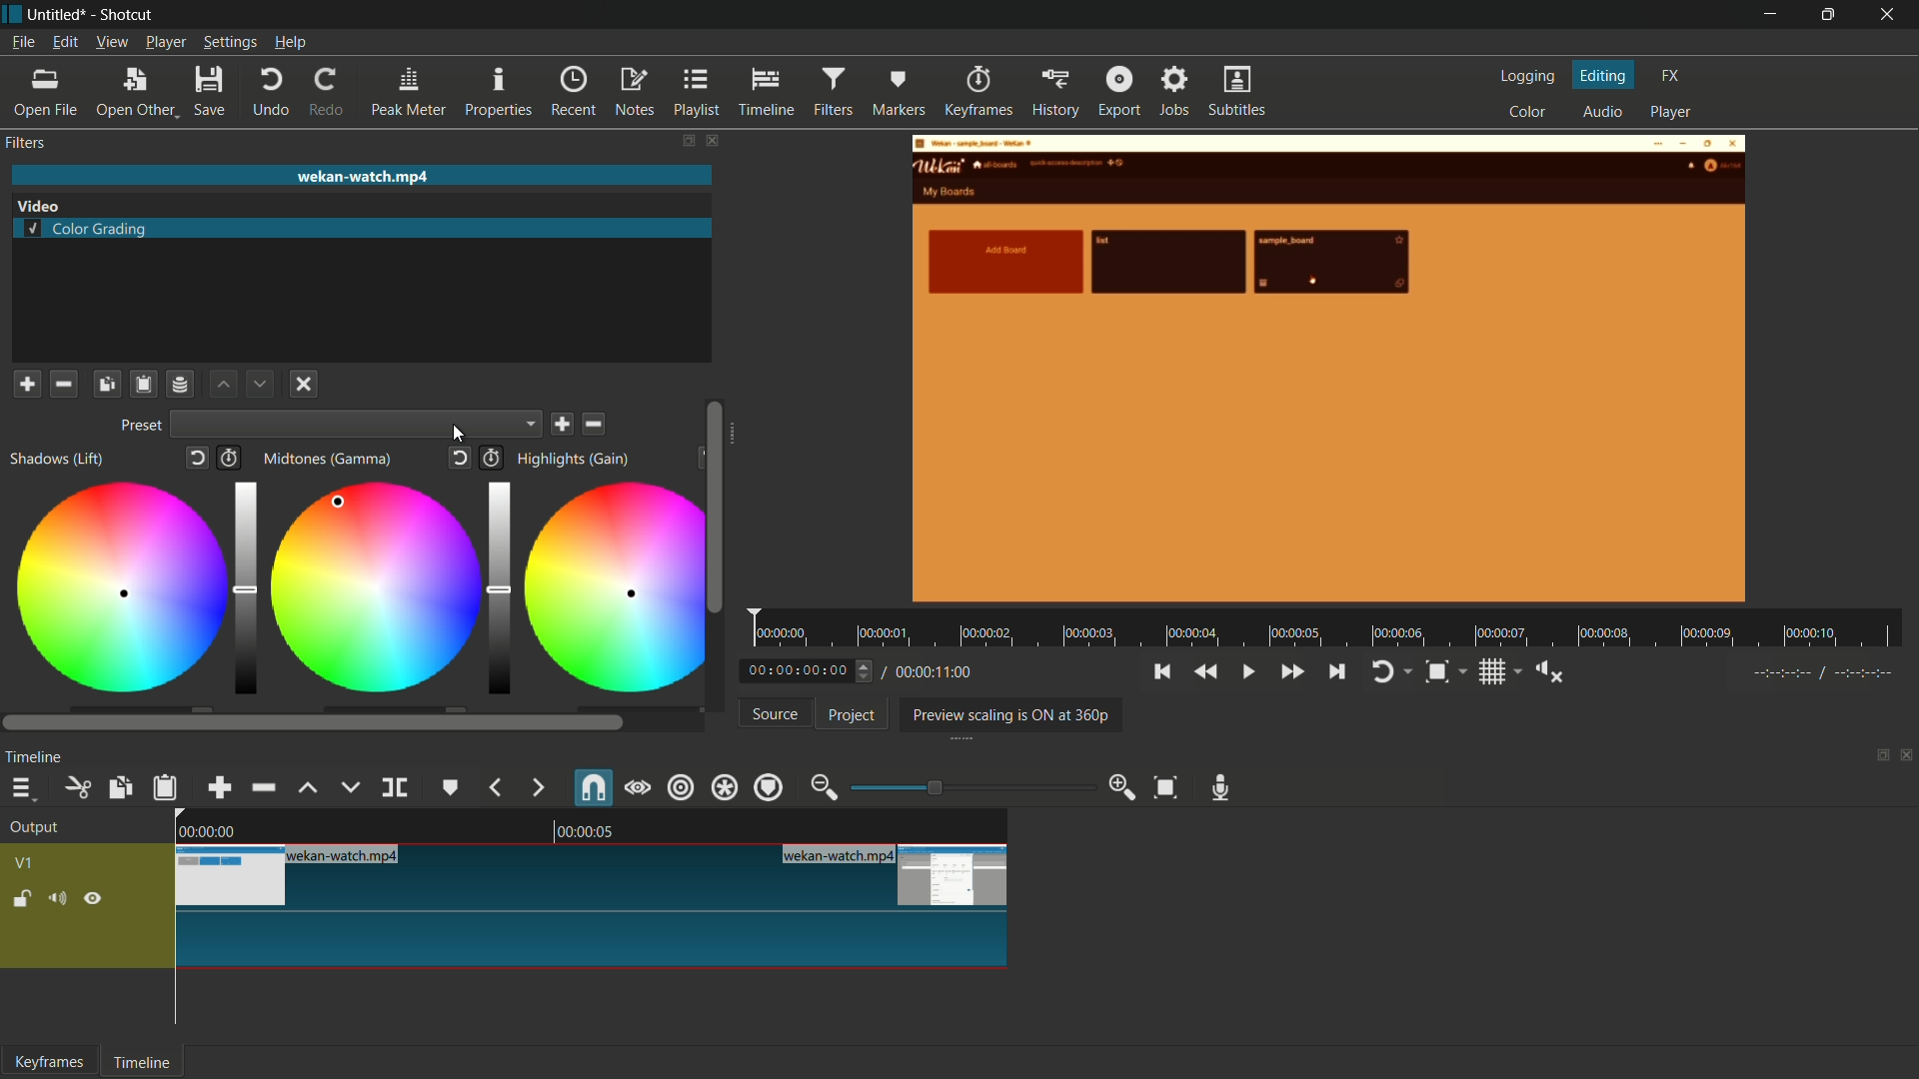 The width and height of the screenshot is (1919, 1079). I want to click on zoom in, so click(1120, 786).